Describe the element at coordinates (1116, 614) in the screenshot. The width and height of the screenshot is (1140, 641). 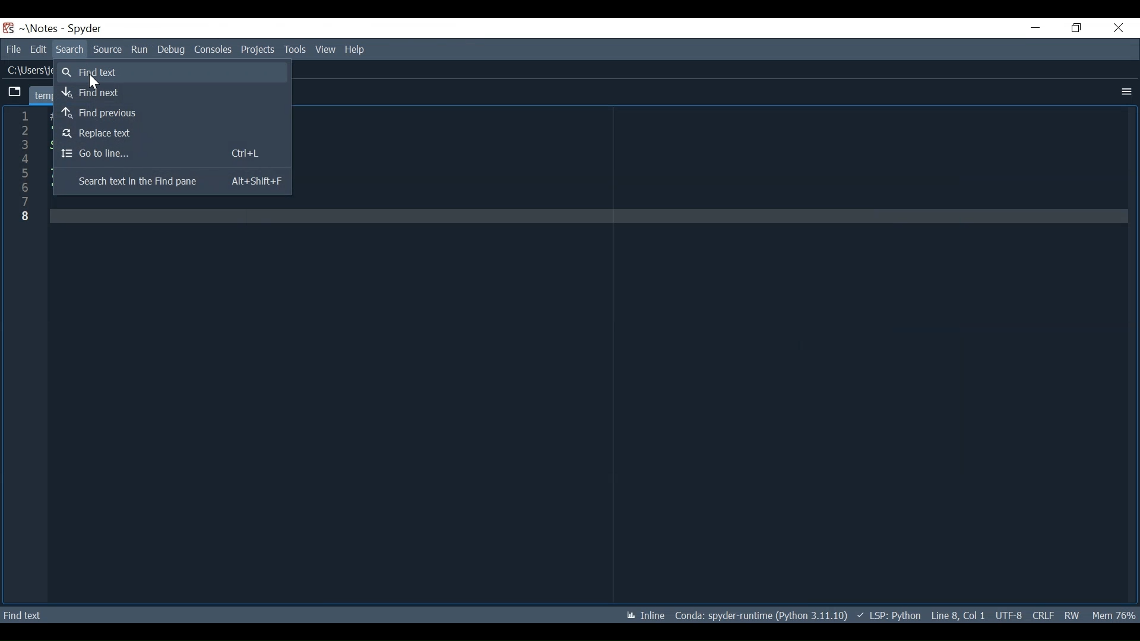
I see `Memory Usage` at that location.